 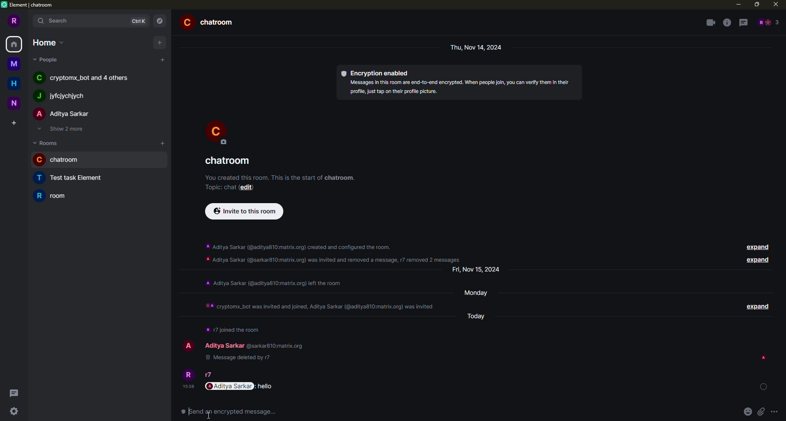 I want to click on message mentioned, so click(x=241, y=385).